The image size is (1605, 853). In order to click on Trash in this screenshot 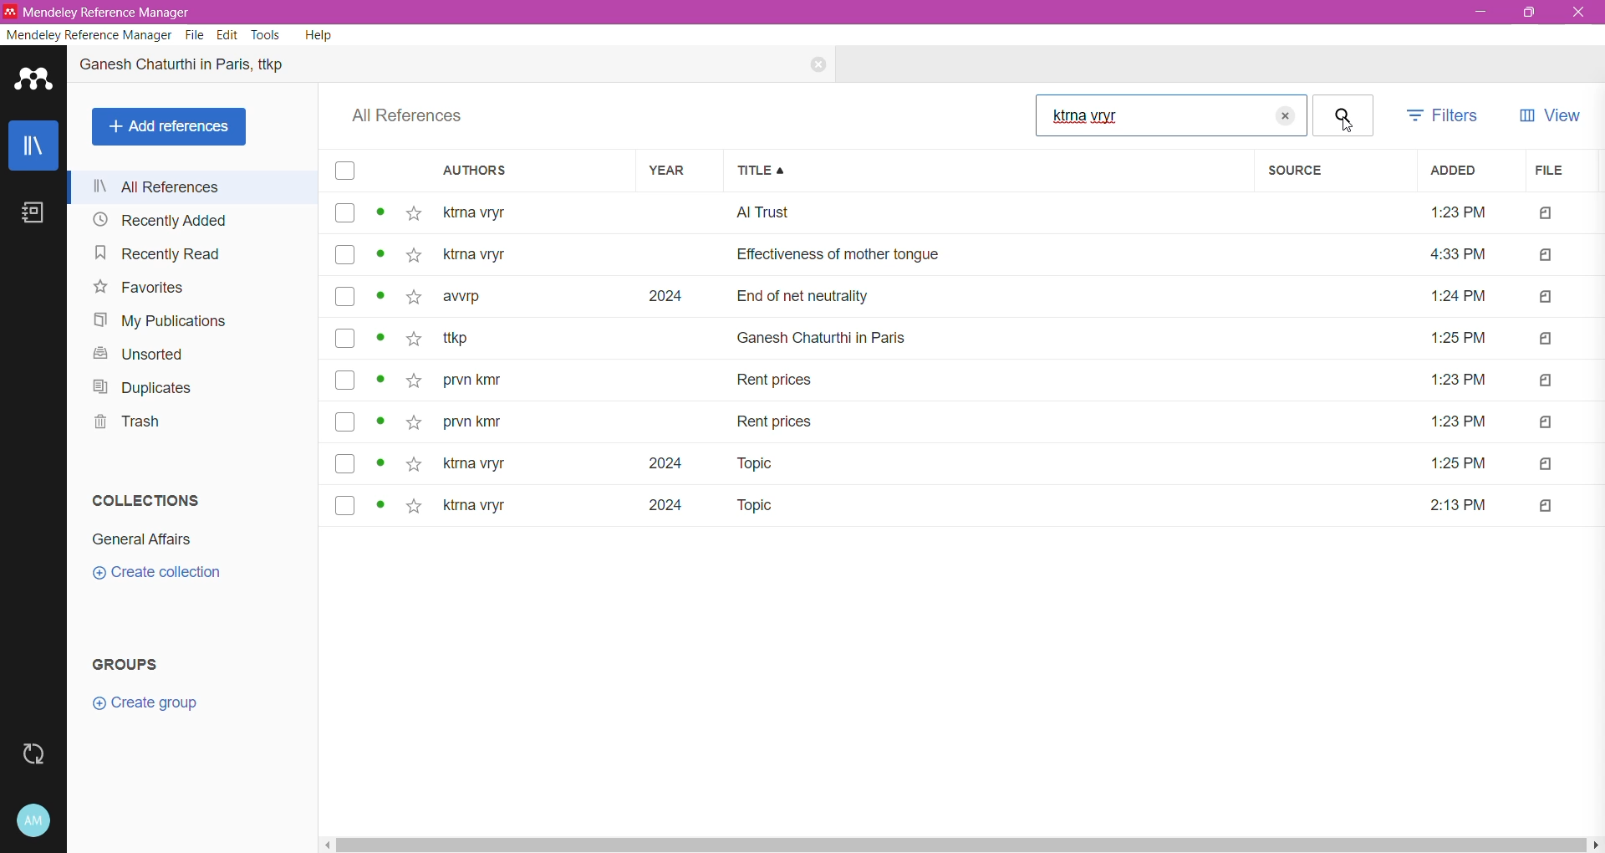, I will do `click(128, 425)`.